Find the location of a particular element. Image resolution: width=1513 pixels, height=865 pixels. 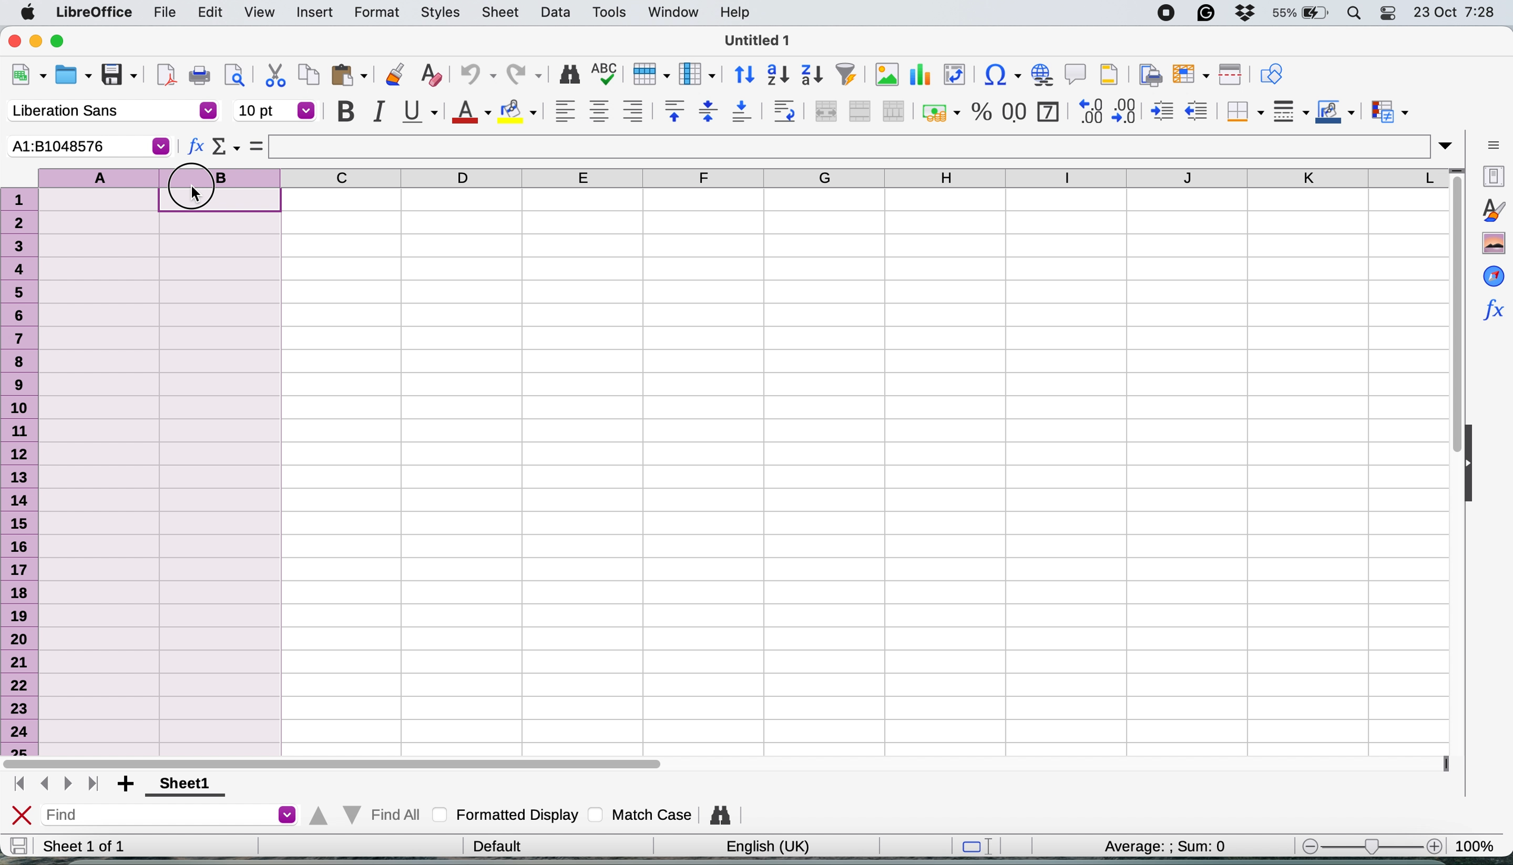

add sheet is located at coordinates (125, 783).